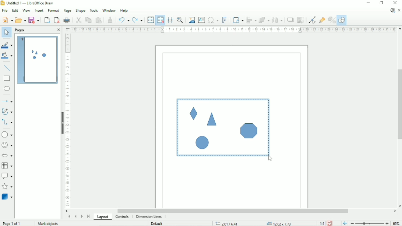  What do you see at coordinates (342, 20) in the screenshot?
I see `Show draw functions` at bounding box center [342, 20].